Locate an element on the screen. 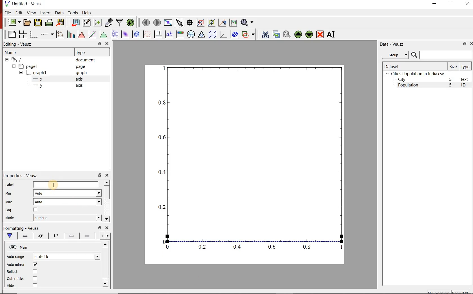 The width and height of the screenshot is (473, 294). input field is located at coordinates (67, 184).